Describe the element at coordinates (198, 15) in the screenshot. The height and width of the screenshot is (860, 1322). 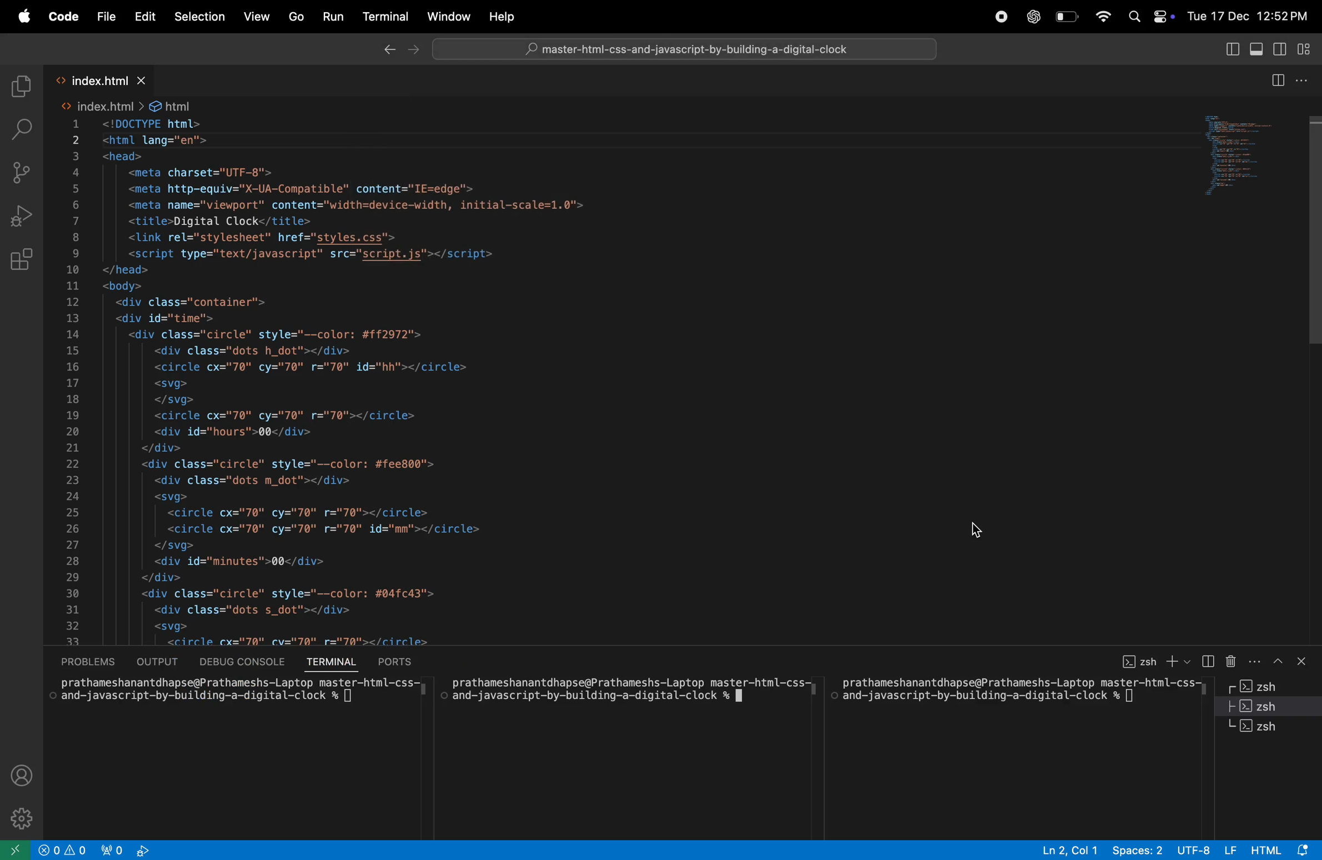
I see `selection` at that location.